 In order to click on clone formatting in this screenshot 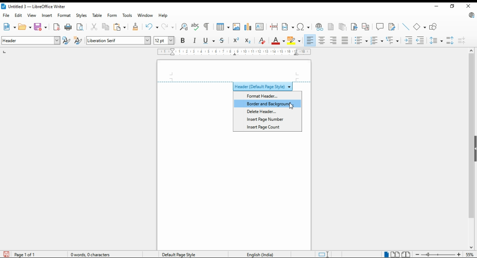, I will do `click(135, 27)`.